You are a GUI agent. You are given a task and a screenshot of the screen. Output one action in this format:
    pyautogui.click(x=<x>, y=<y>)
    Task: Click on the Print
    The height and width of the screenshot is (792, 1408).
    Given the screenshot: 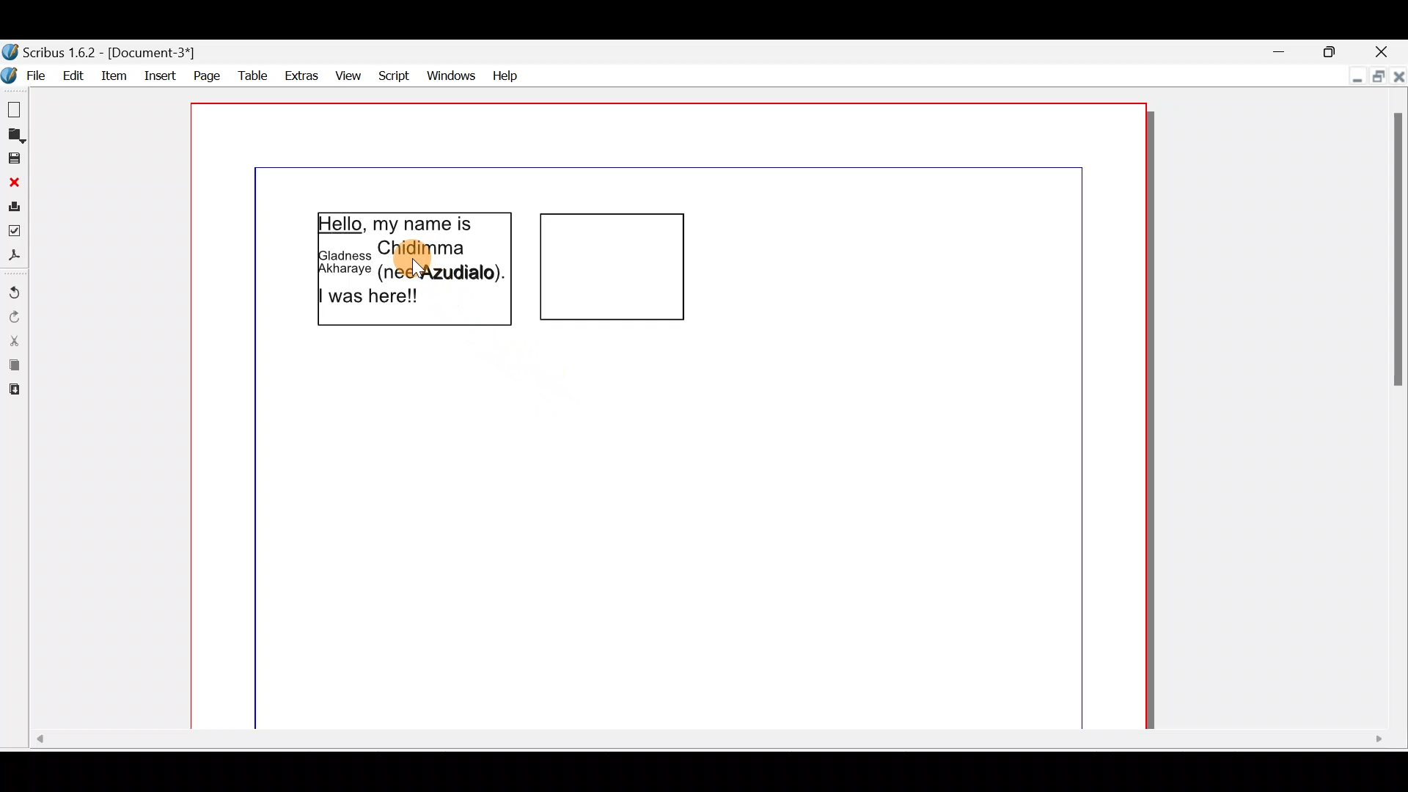 What is the action you would take?
    pyautogui.click(x=14, y=205)
    